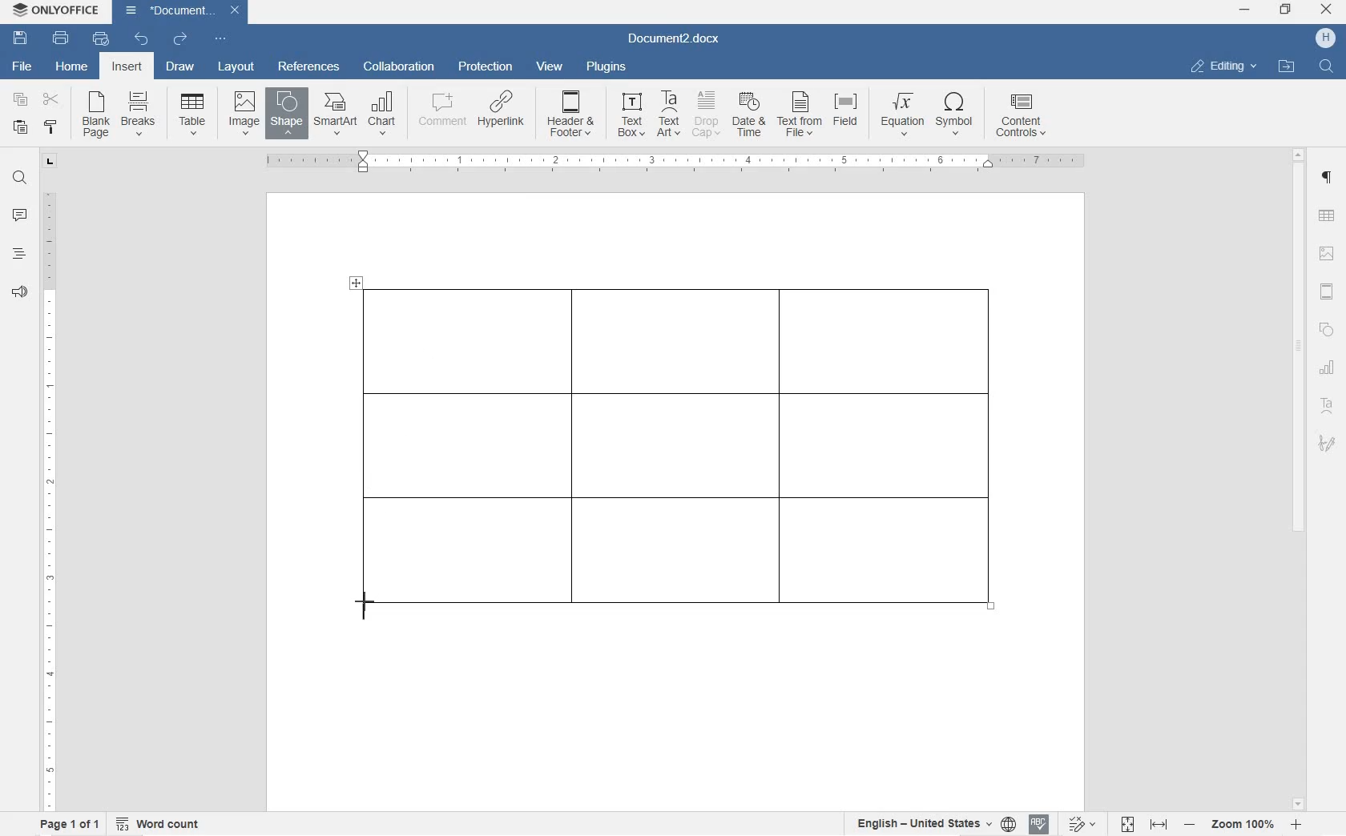  Describe the element at coordinates (49, 496) in the screenshot. I see `ruler` at that location.